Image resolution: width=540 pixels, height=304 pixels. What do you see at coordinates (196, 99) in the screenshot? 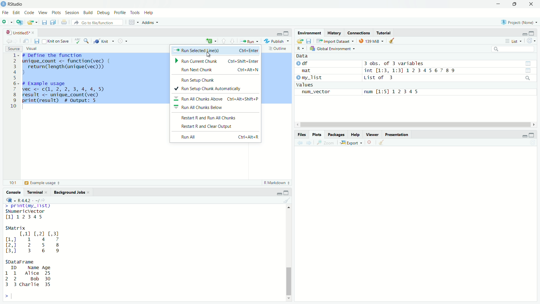
I see `Run All Chunks Above` at bounding box center [196, 99].